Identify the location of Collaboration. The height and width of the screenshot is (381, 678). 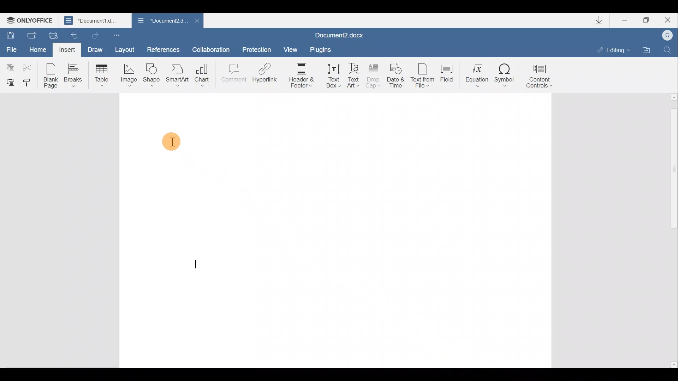
(211, 48).